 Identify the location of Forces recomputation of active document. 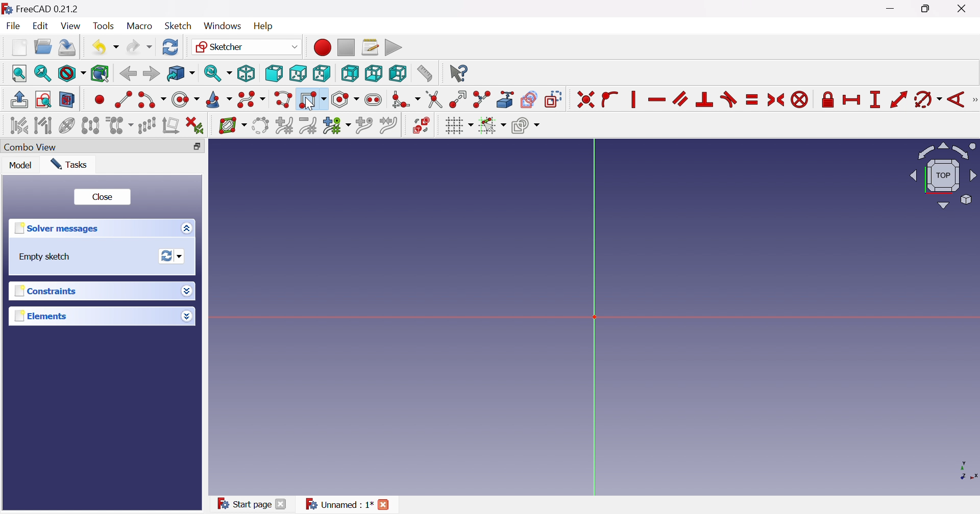
(174, 255).